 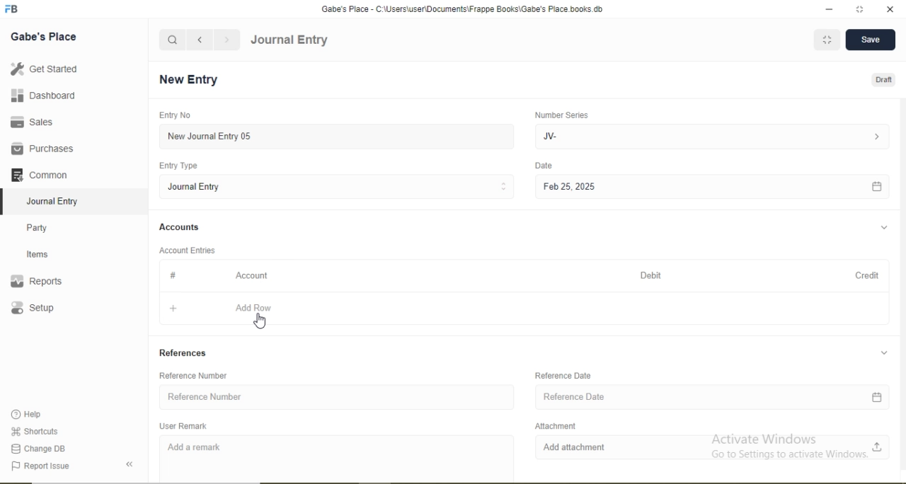 I want to click on Add a remark, so click(x=338, y=456).